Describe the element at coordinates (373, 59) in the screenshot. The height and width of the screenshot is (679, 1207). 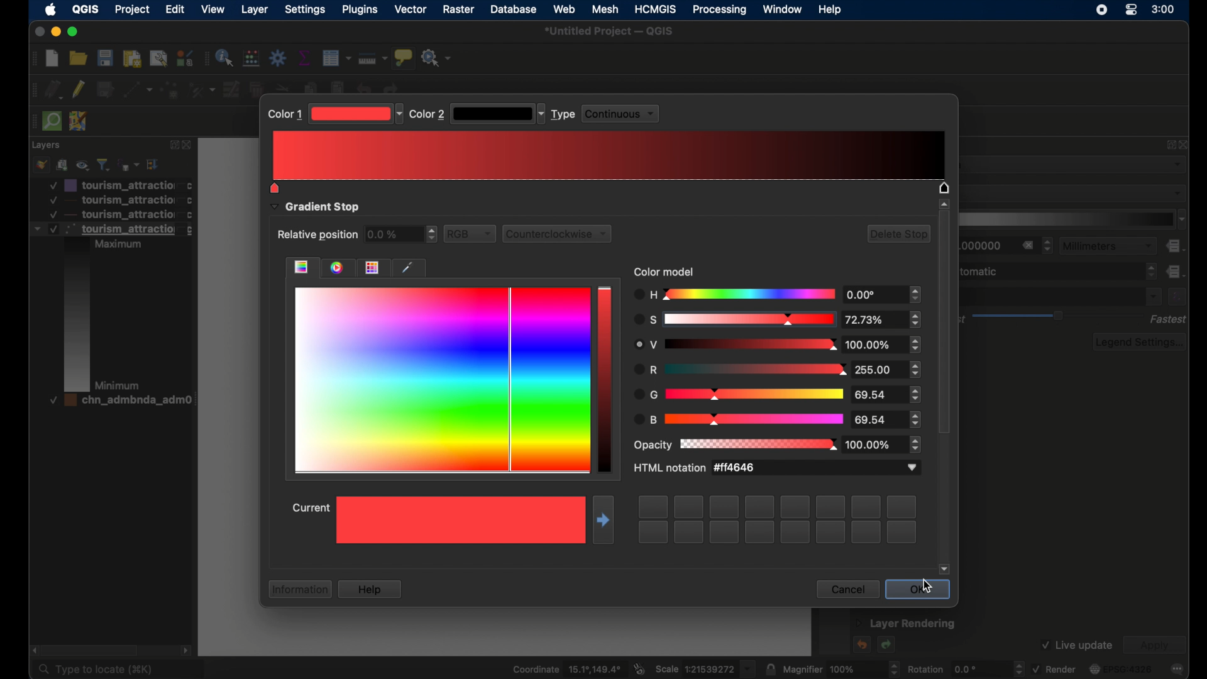
I see `measure line` at that location.